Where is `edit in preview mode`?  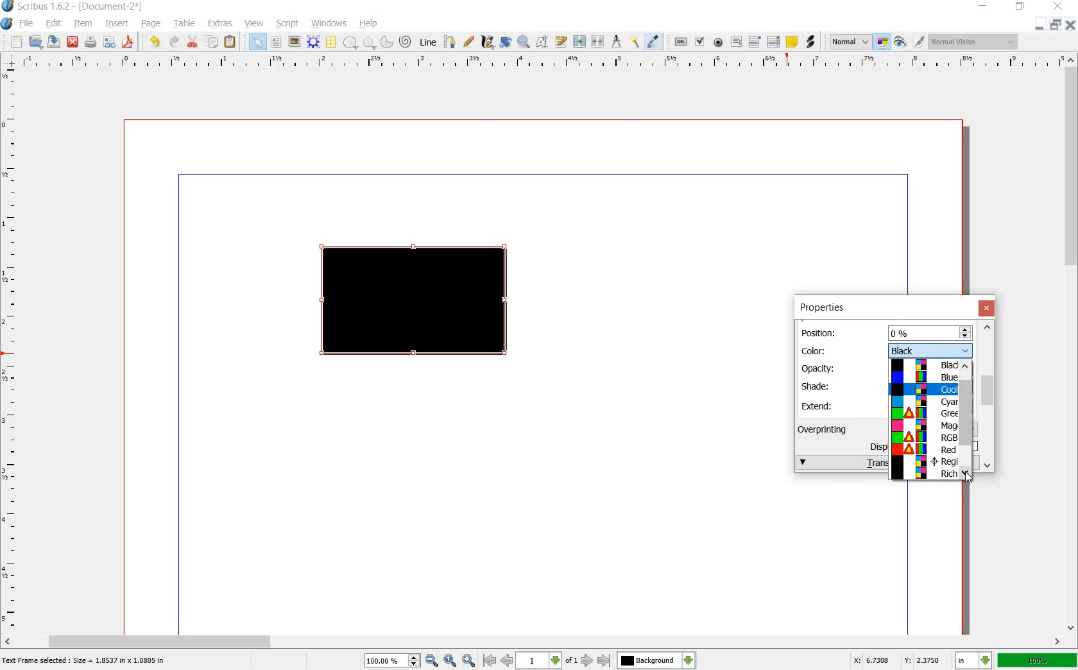 edit in preview mode is located at coordinates (920, 42).